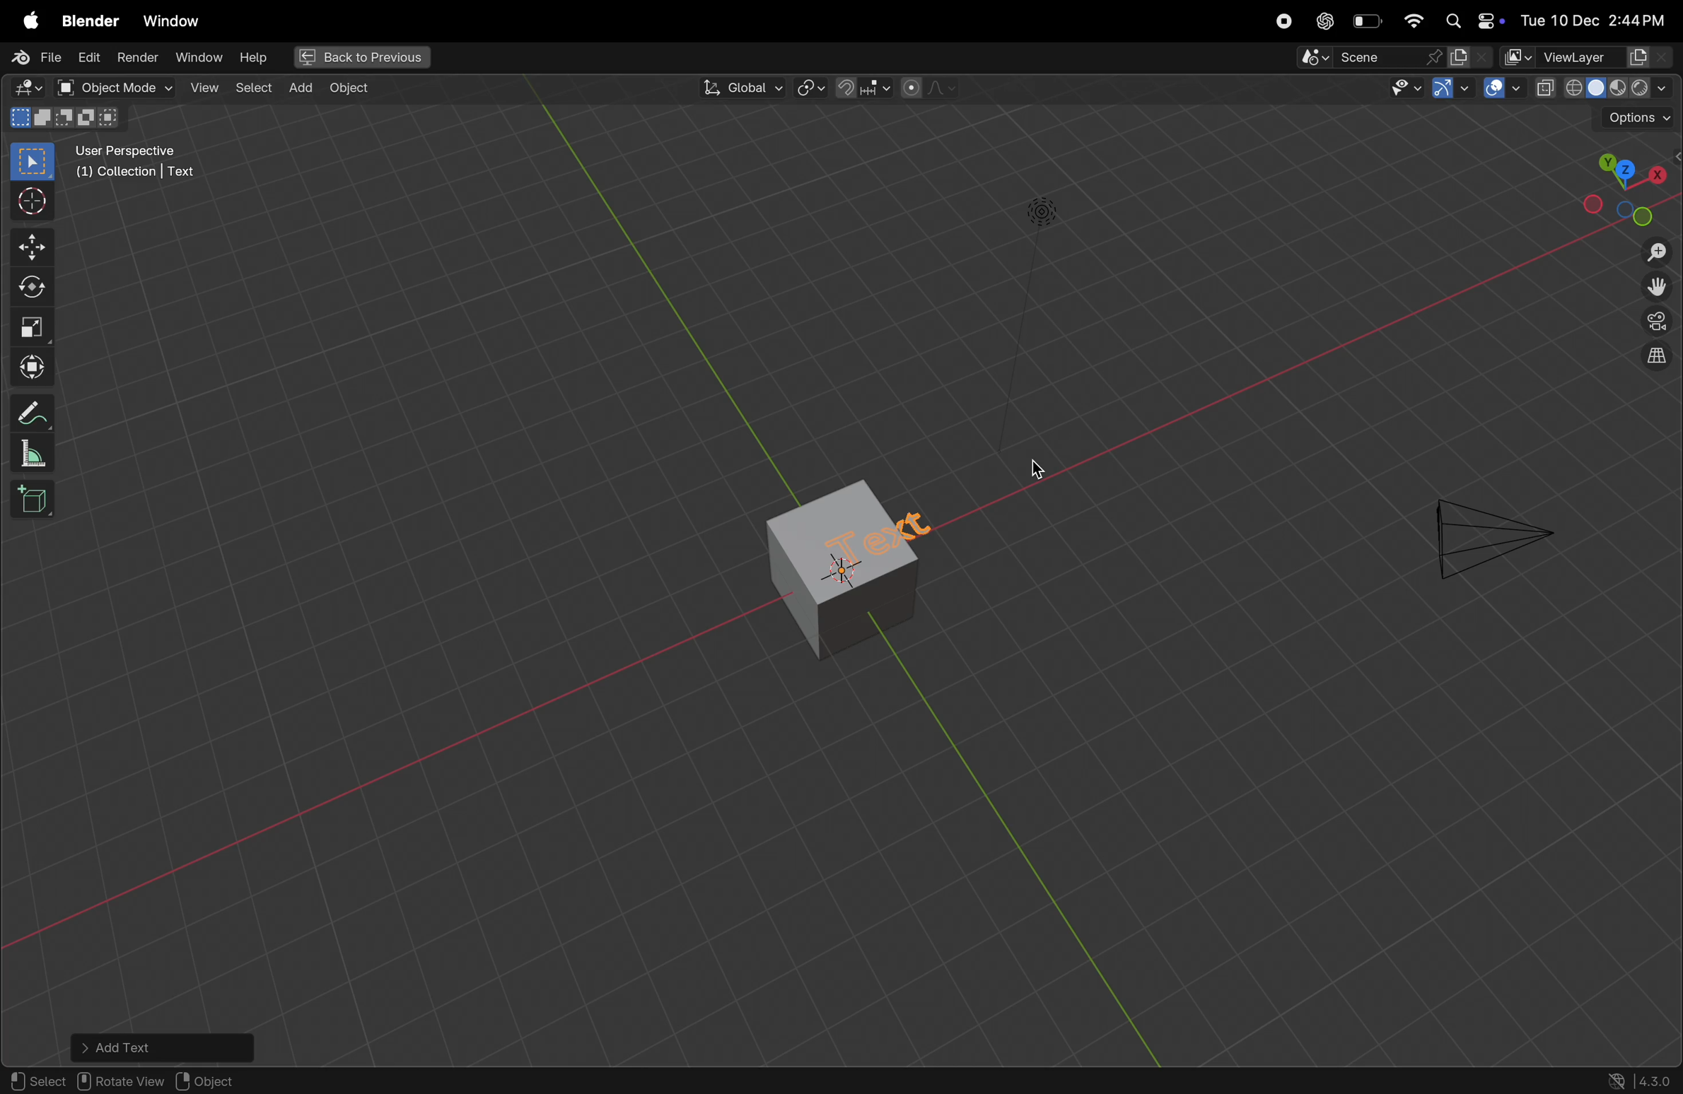 This screenshot has width=1683, height=1094. What do you see at coordinates (807, 90) in the screenshot?
I see `pviot point` at bounding box center [807, 90].